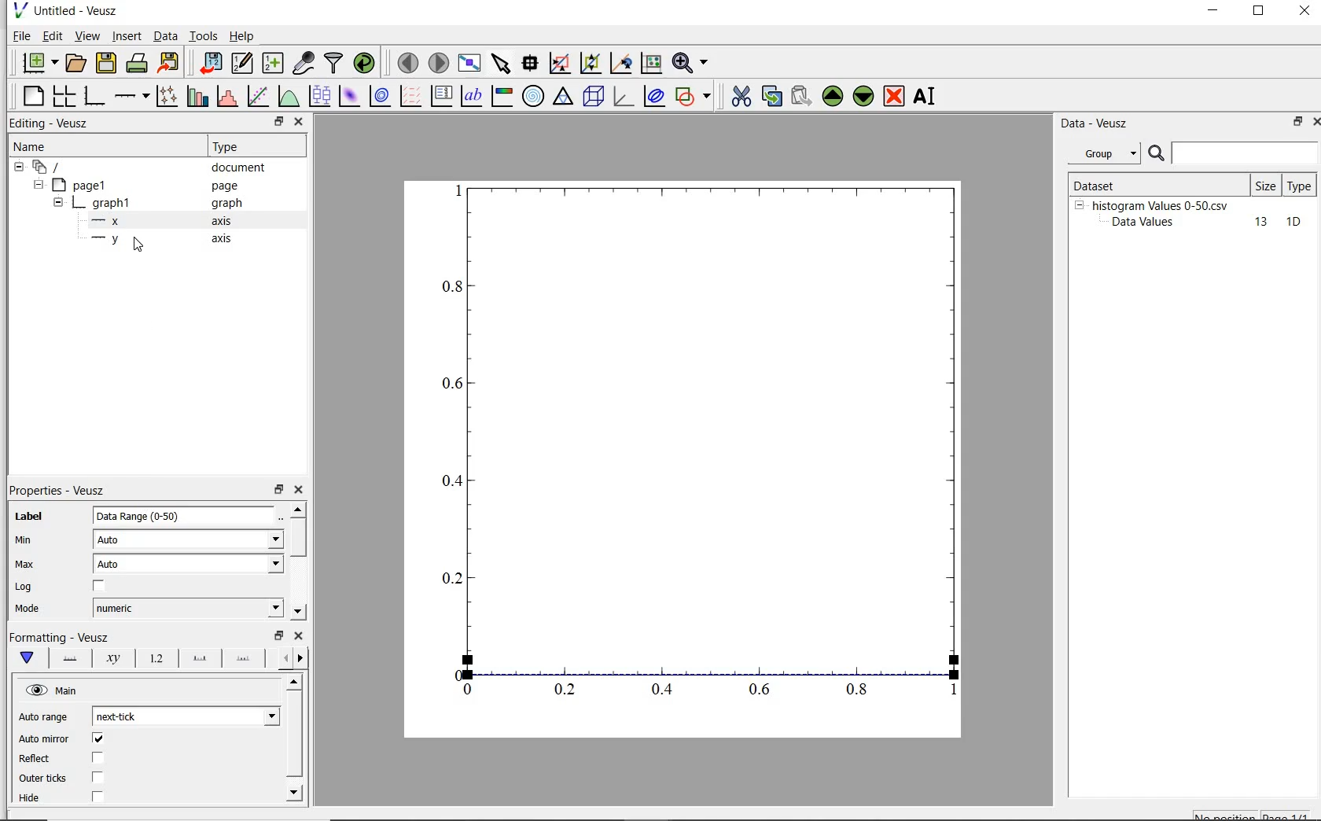 The image size is (1321, 821). What do you see at coordinates (54, 690) in the screenshot?
I see `hide` at bounding box center [54, 690].